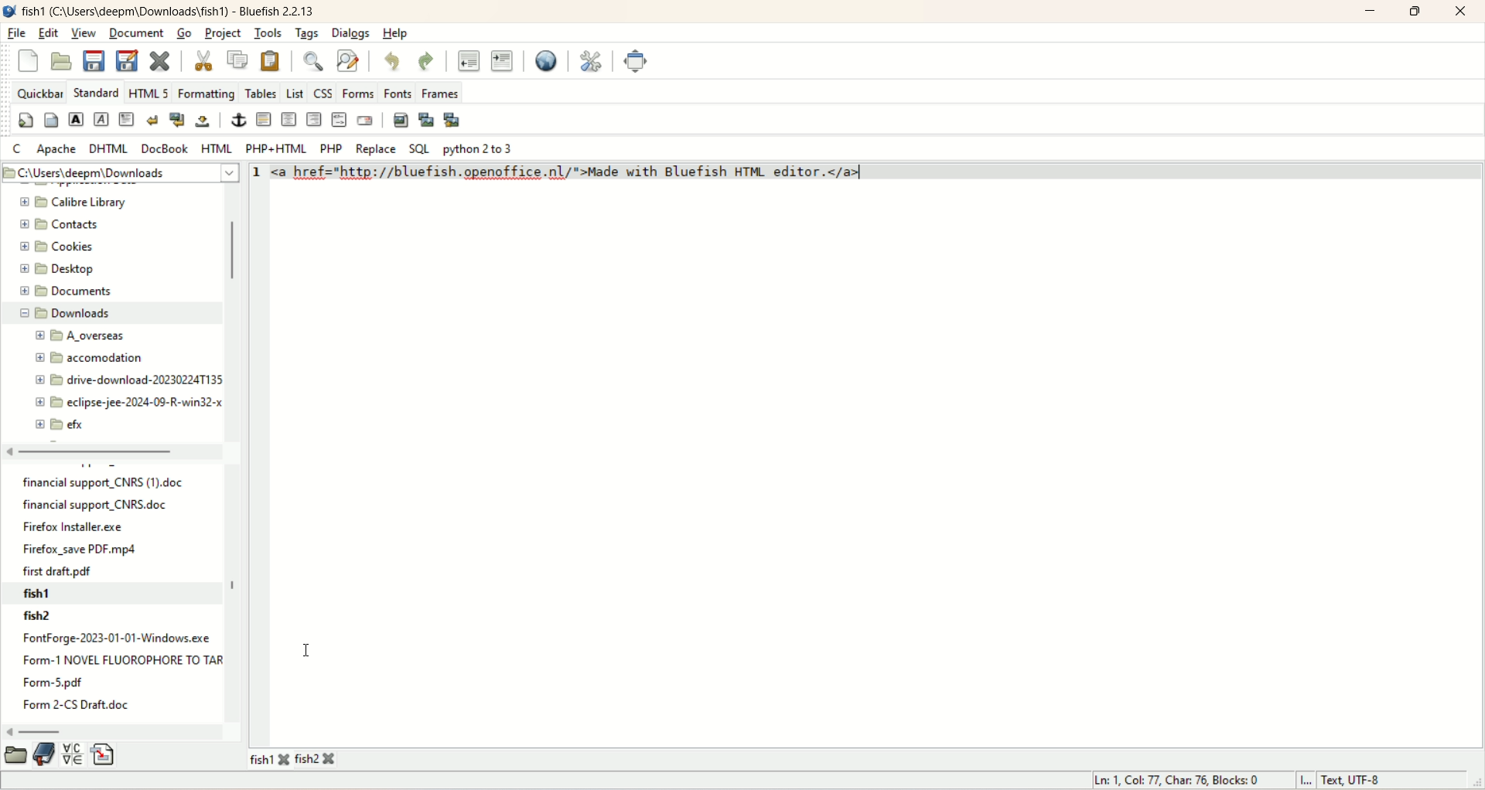 Image resolution: width=1485 pixels, height=790 pixels. What do you see at coordinates (94, 60) in the screenshot?
I see `save current file` at bounding box center [94, 60].